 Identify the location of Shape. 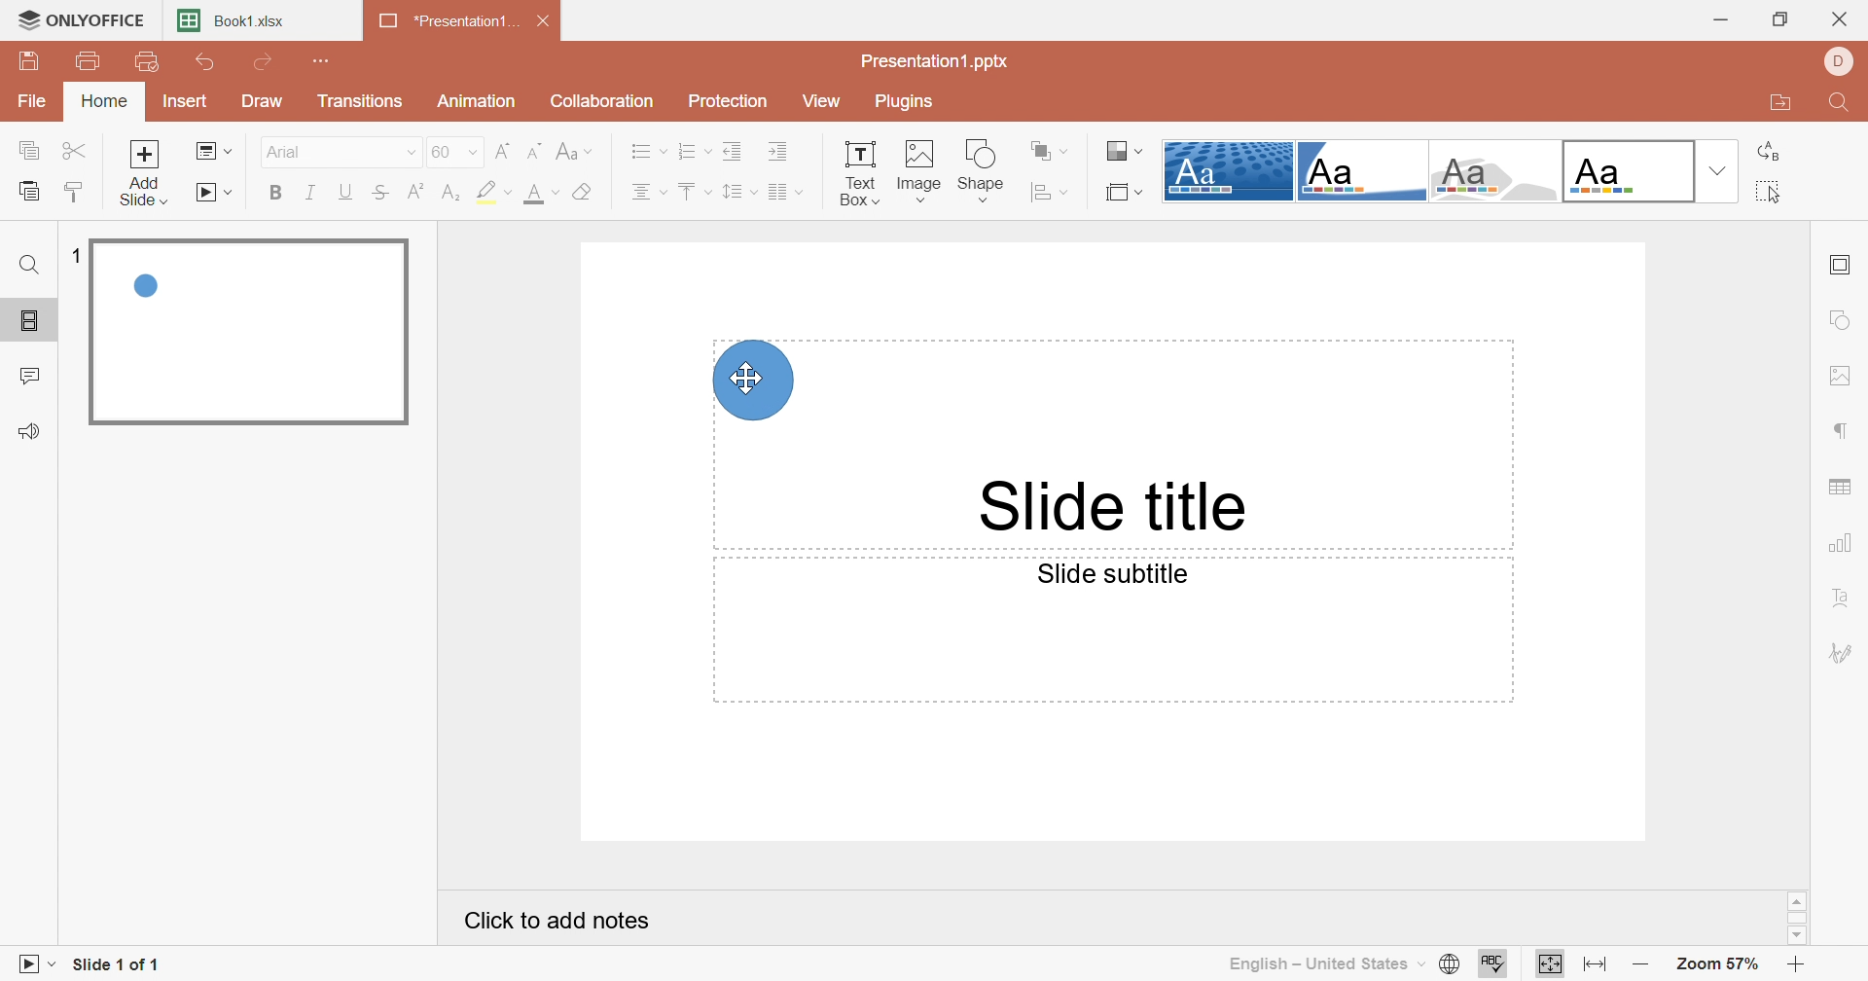
(982, 170).